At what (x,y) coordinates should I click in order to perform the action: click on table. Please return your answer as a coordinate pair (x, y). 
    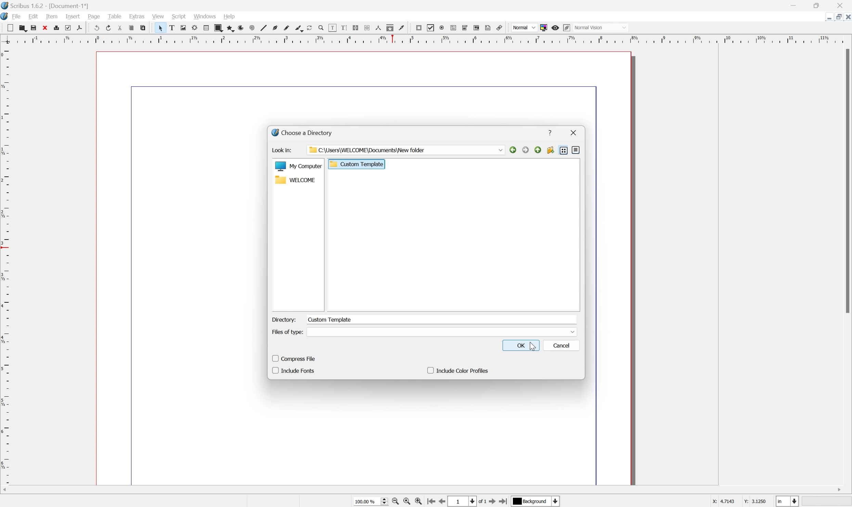
    Looking at the image, I should click on (115, 16).